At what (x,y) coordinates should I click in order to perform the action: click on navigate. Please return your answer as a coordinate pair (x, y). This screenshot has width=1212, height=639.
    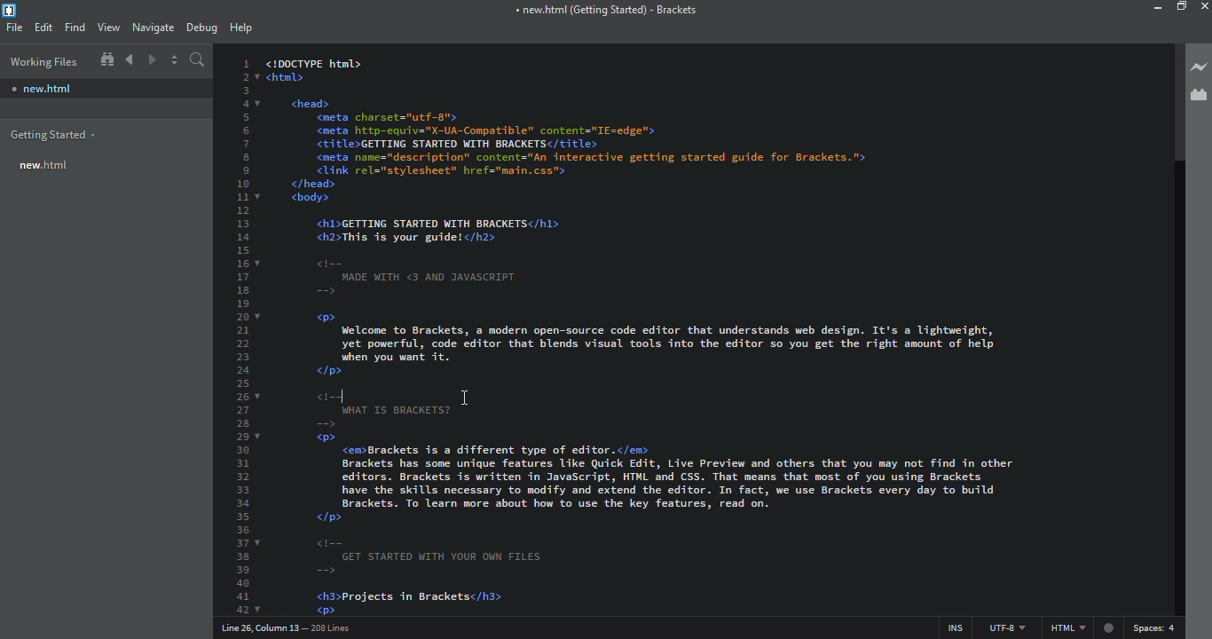
    Looking at the image, I should click on (152, 28).